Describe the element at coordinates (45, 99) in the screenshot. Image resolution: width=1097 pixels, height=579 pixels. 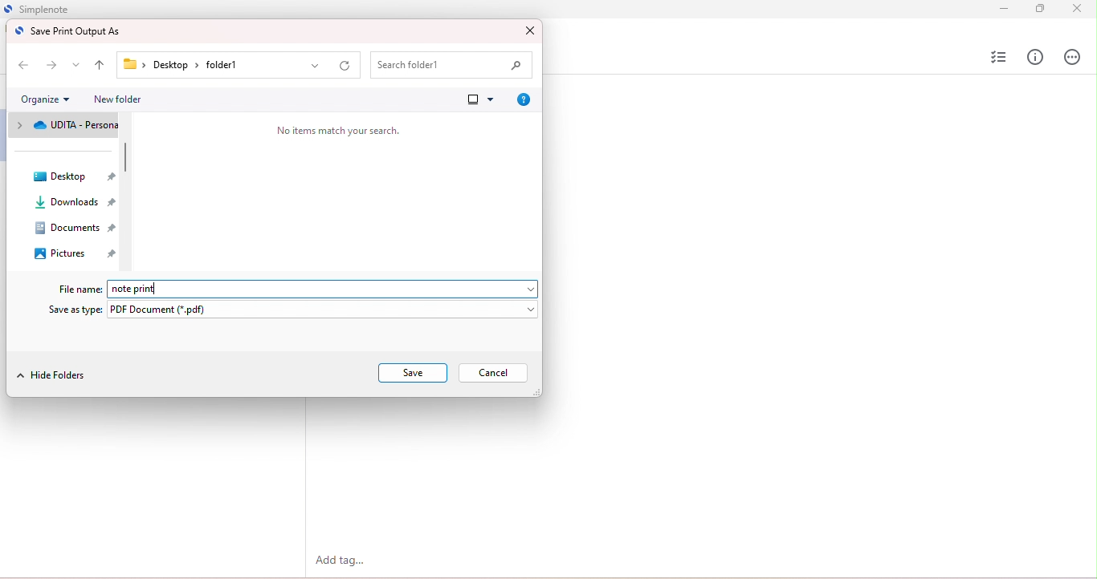
I see `organize` at that location.